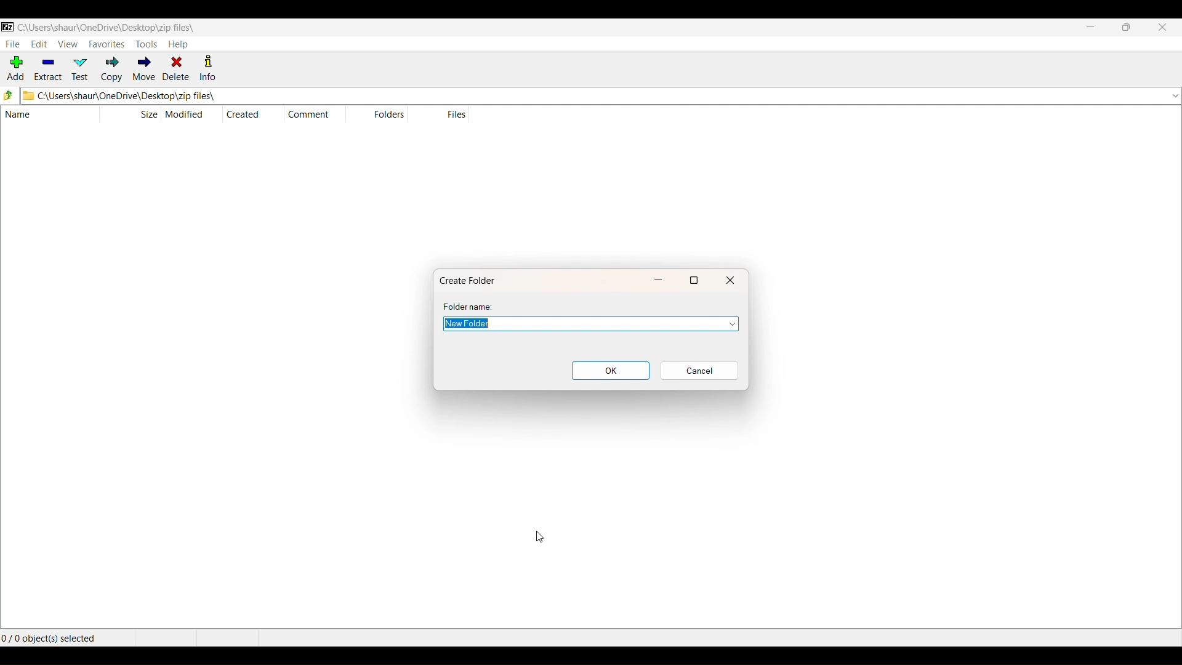  What do you see at coordinates (699, 371) in the screenshot?
I see `cancel` at bounding box center [699, 371].